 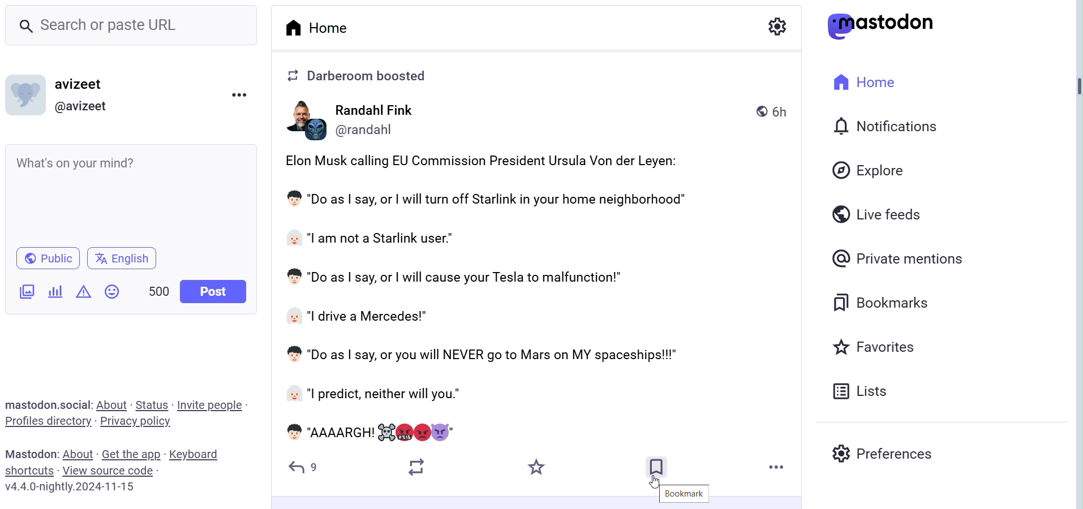 I want to click on Status, so click(x=151, y=405).